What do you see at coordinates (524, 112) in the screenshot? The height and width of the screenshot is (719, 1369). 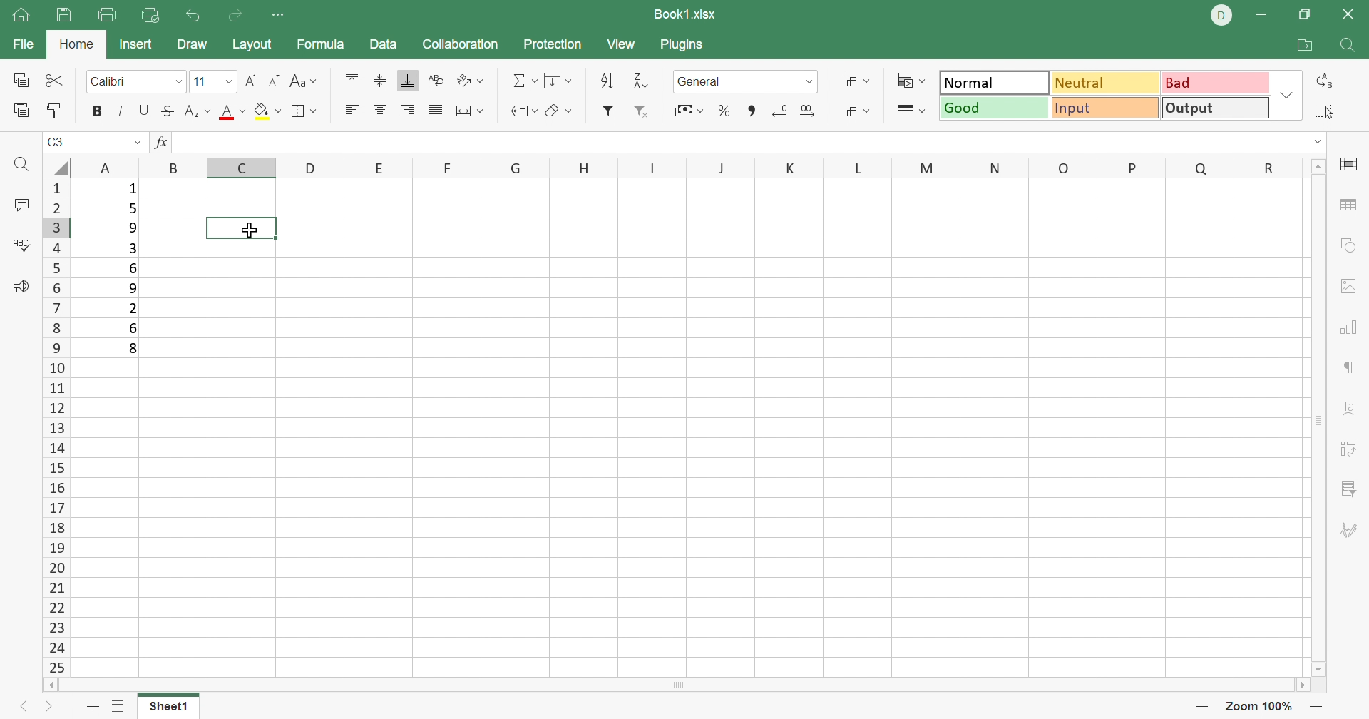 I see `Named ranges` at bounding box center [524, 112].